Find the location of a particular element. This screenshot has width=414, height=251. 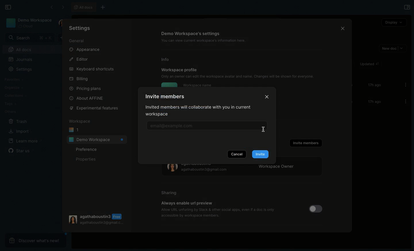

Billing is located at coordinates (78, 79).